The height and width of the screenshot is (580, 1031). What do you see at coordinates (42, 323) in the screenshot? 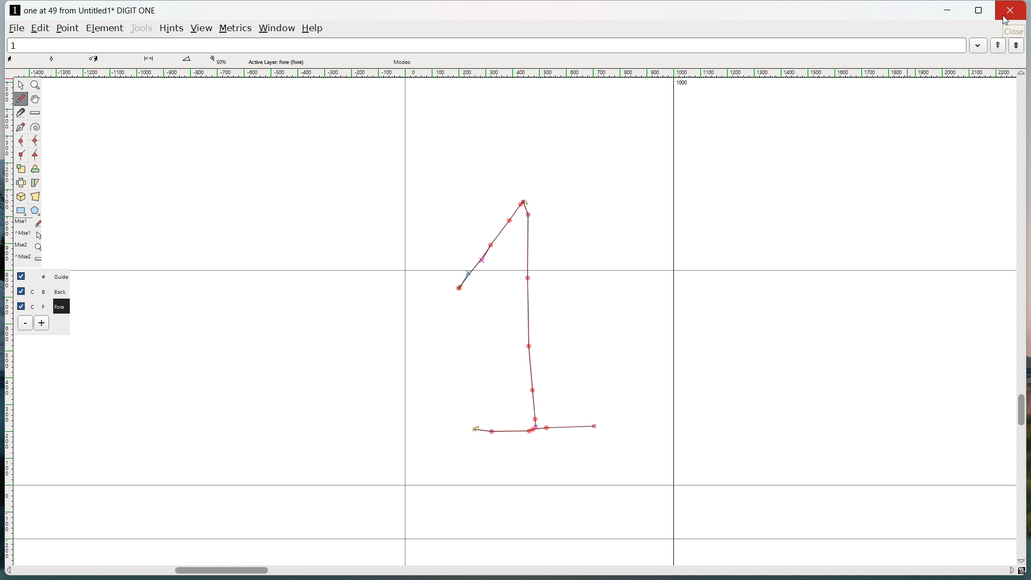
I see `add layer` at bounding box center [42, 323].